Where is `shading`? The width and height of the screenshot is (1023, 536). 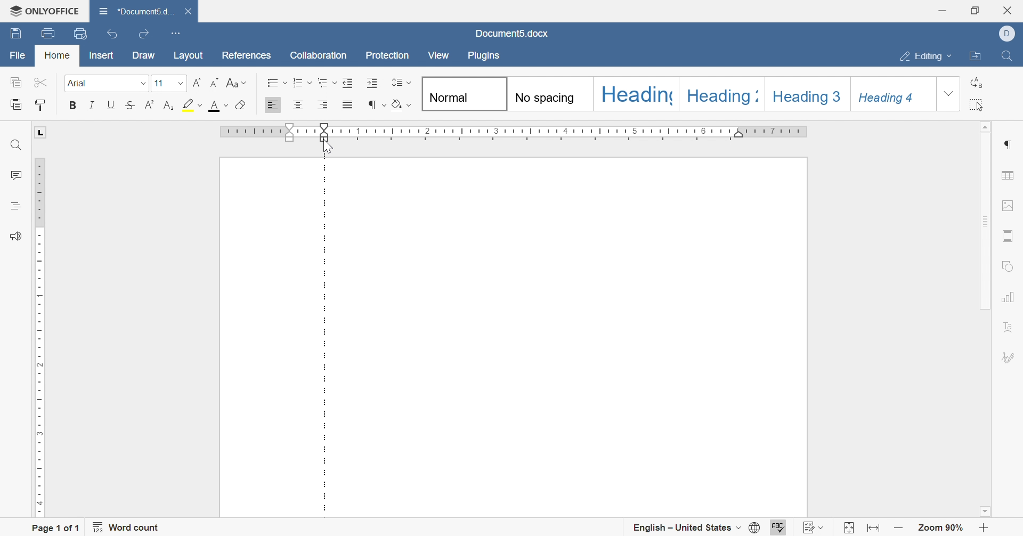 shading is located at coordinates (403, 106).